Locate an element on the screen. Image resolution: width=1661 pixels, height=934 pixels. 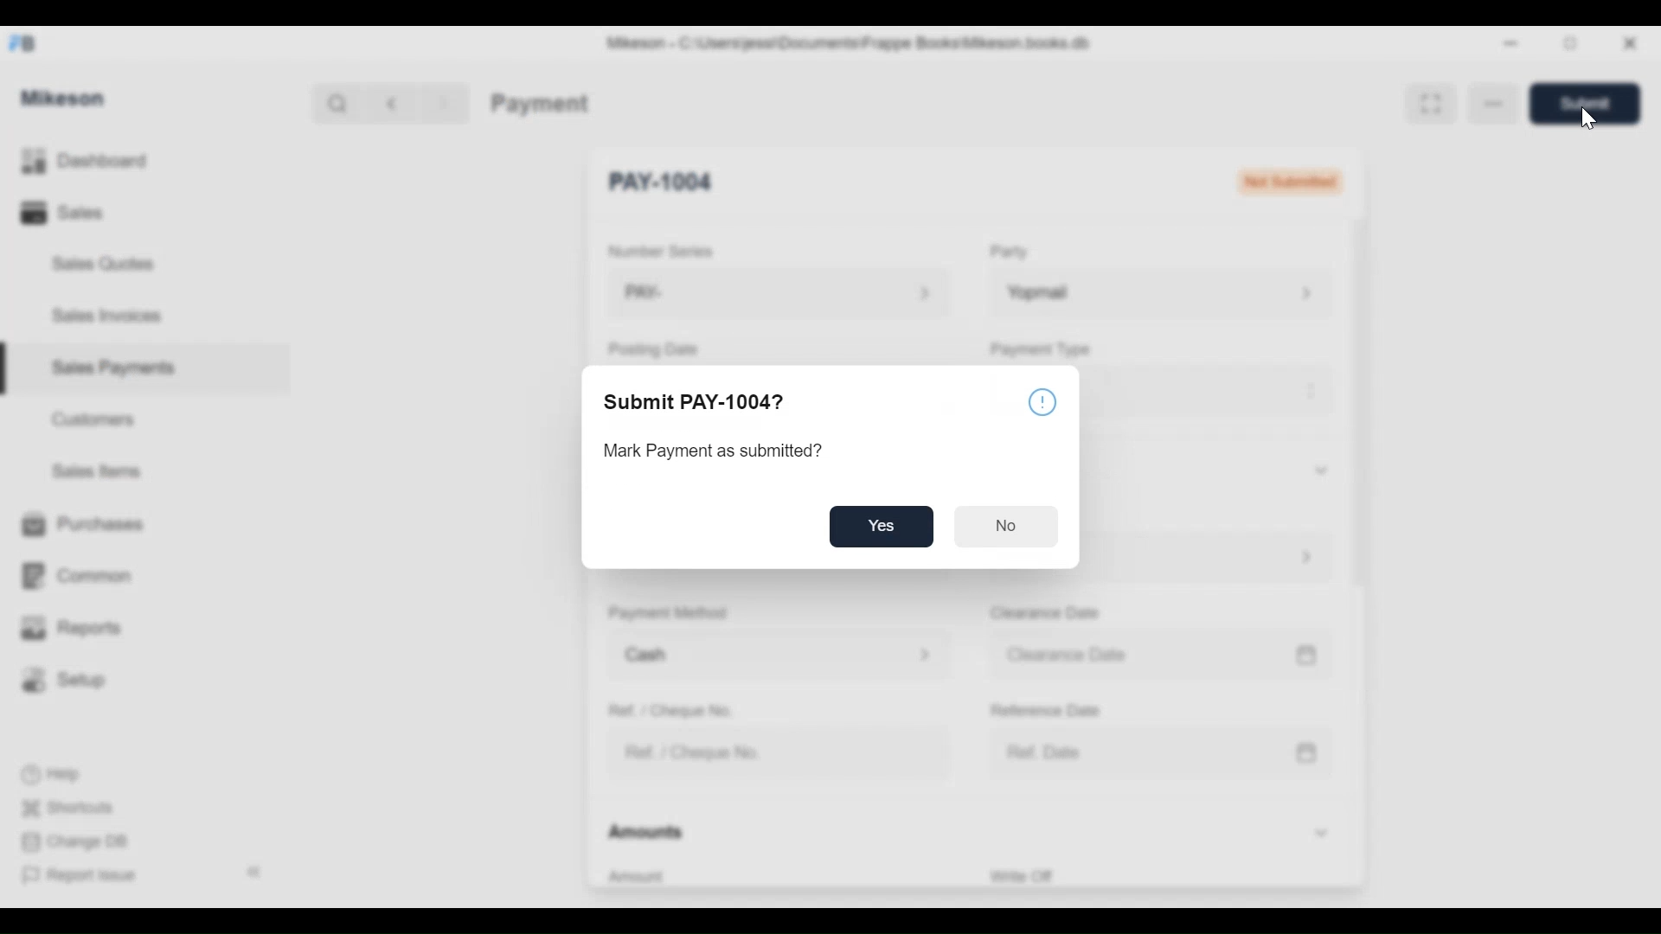
Forward is located at coordinates (450, 102).